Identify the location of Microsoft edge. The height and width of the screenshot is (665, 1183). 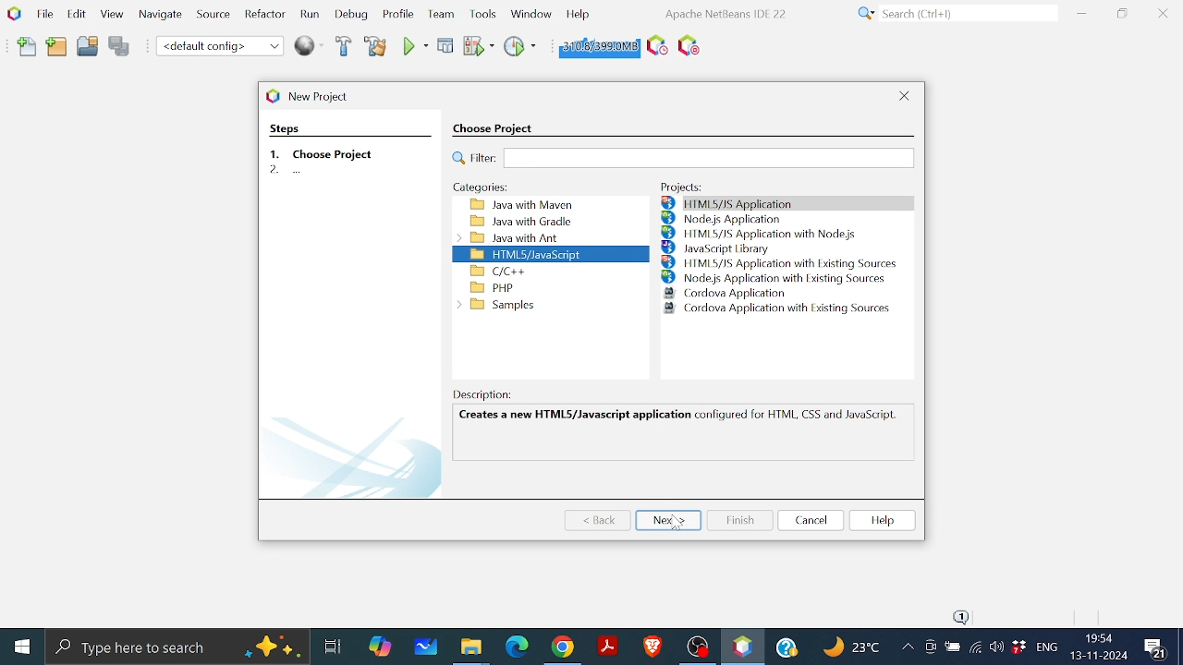
(515, 647).